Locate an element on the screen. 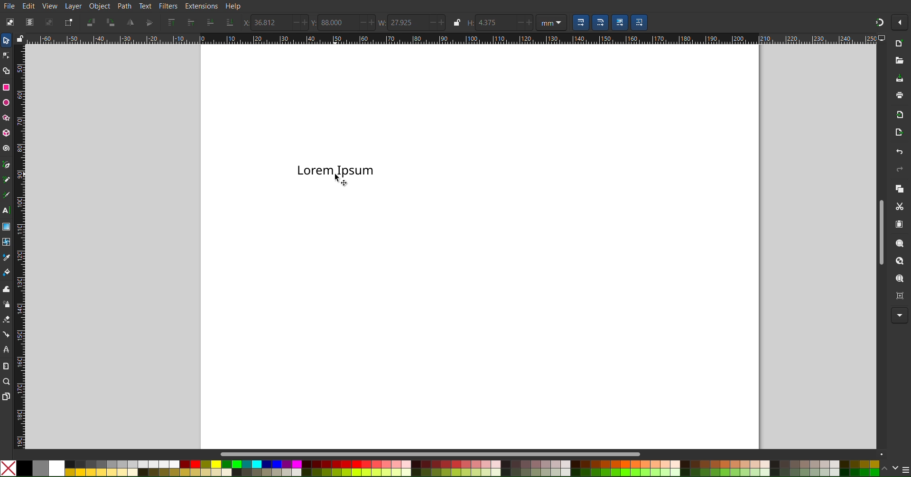  Measure Tool is located at coordinates (6, 365).